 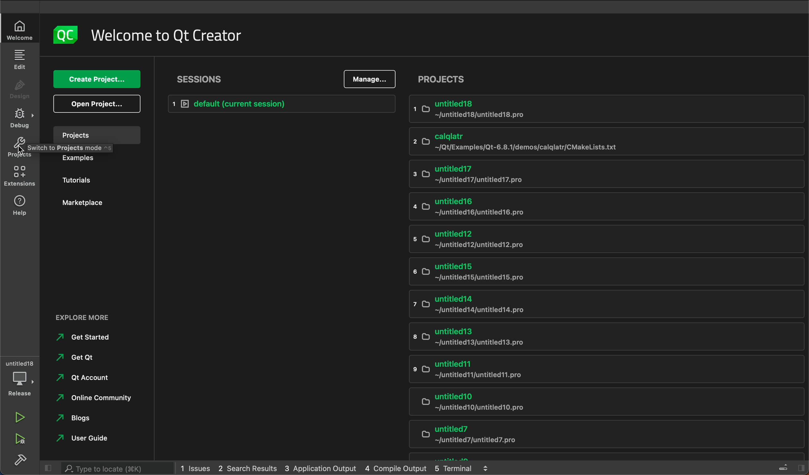 What do you see at coordinates (19, 118) in the screenshot?
I see `debug` at bounding box center [19, 118].